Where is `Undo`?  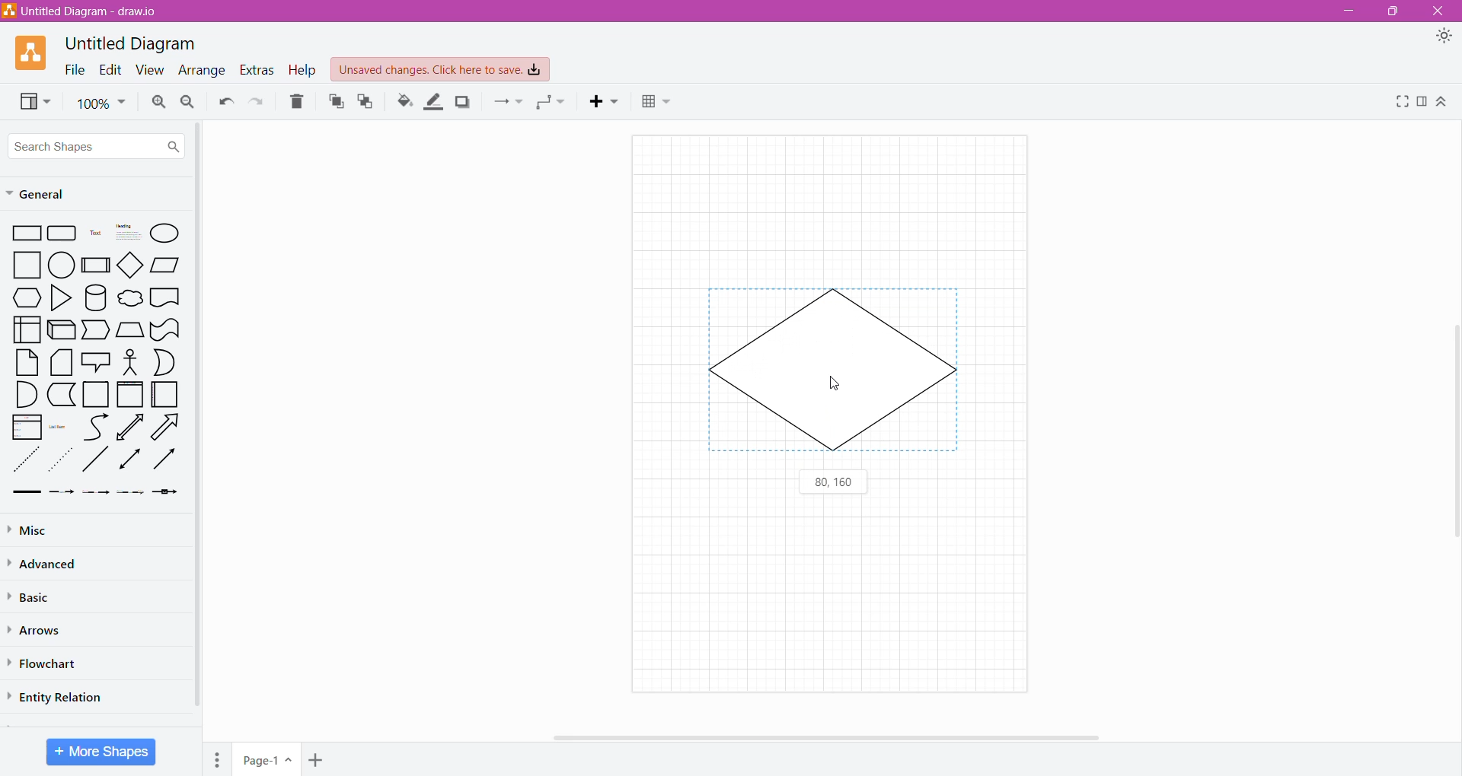
Undo is located at coordinates (225, 102).